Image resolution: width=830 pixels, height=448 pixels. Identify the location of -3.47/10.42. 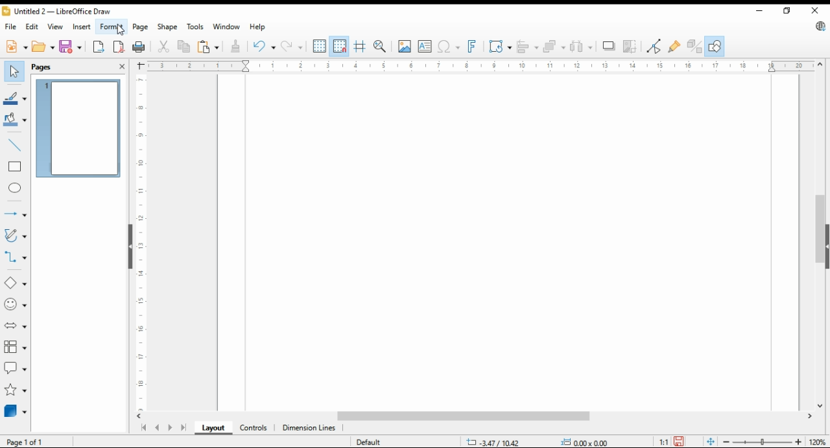
(493, 442).